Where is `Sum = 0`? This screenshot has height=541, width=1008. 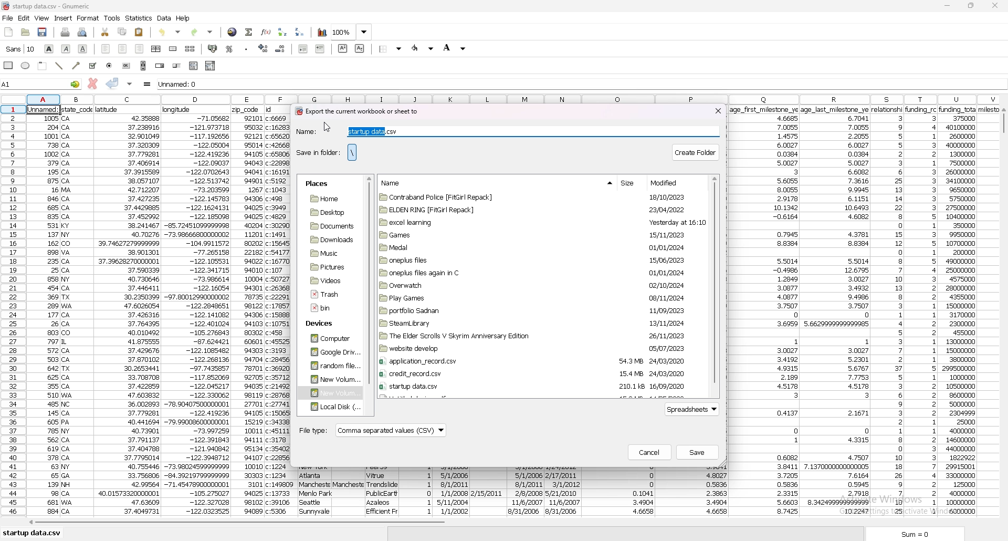 Sum = 0 is located at coordinates (931, 535).